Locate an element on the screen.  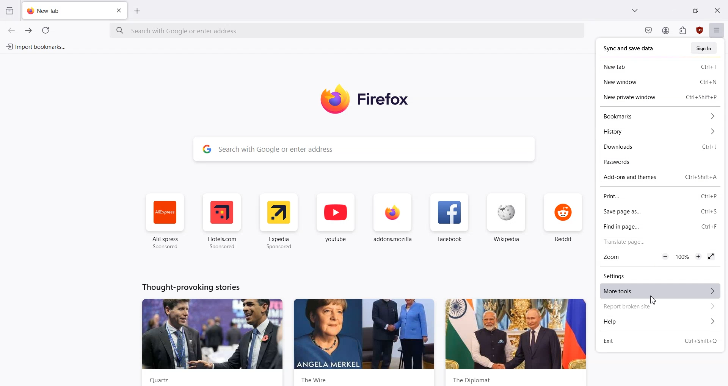
Close Tab is located at coordinates (120, 11).